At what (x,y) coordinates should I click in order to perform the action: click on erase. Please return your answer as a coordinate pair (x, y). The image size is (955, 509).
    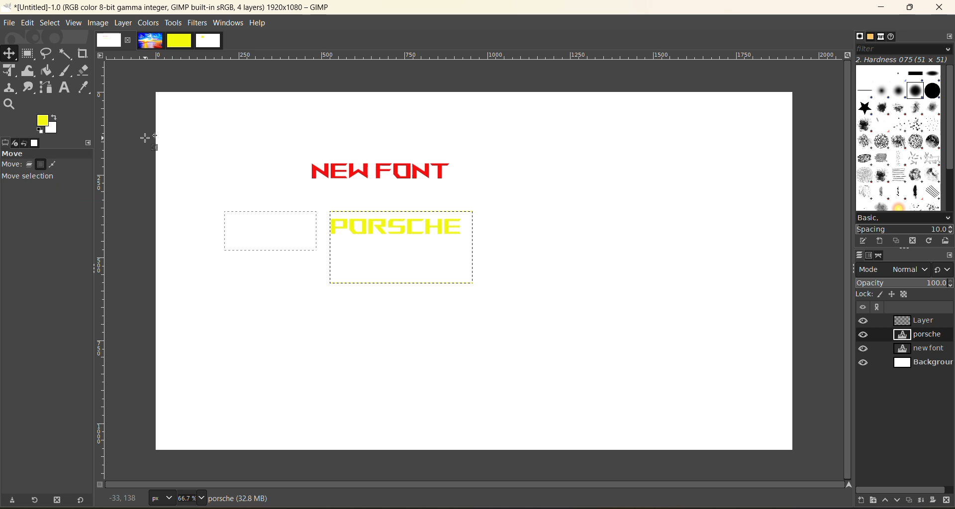
    Looking at the image, I should click on (84, 70).